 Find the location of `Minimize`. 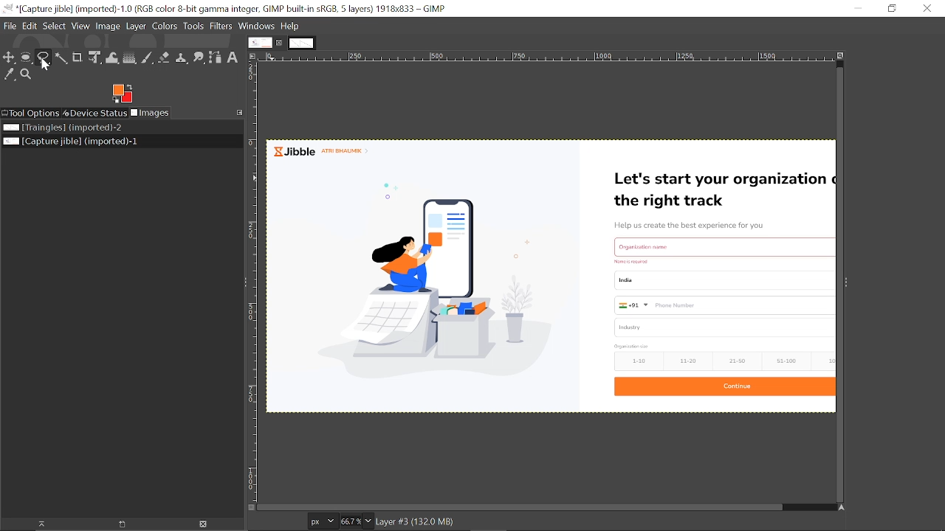

Minimize is located at coordinates (857, 8).